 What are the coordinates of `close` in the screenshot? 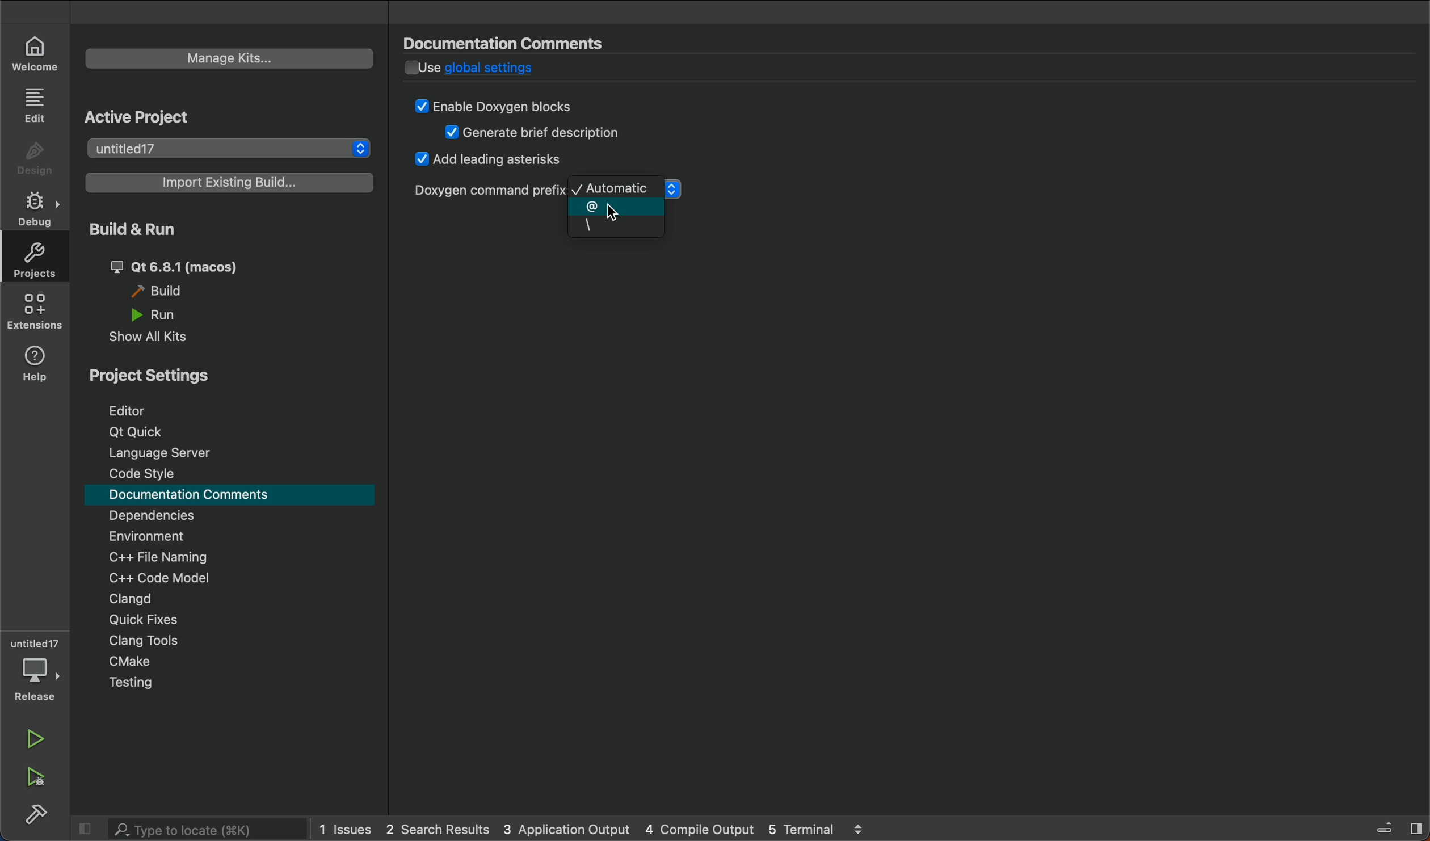 It's located at (1395, 827).